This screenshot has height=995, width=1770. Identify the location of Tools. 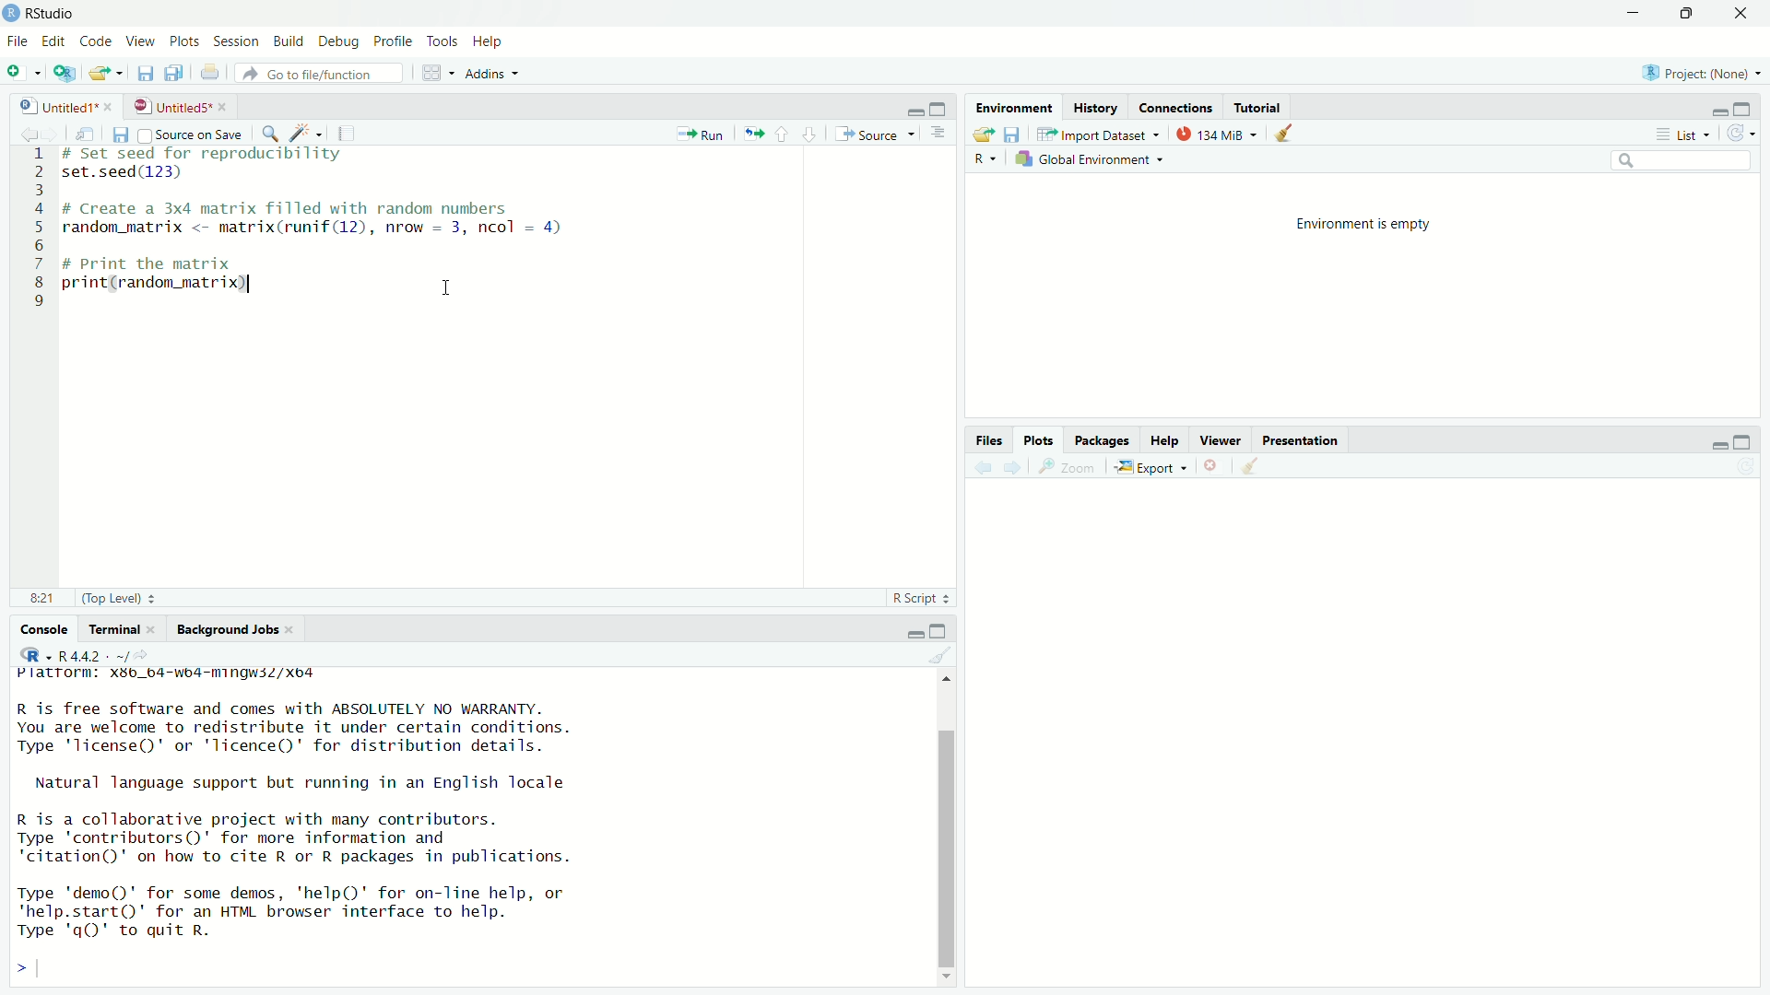
(441, 40).